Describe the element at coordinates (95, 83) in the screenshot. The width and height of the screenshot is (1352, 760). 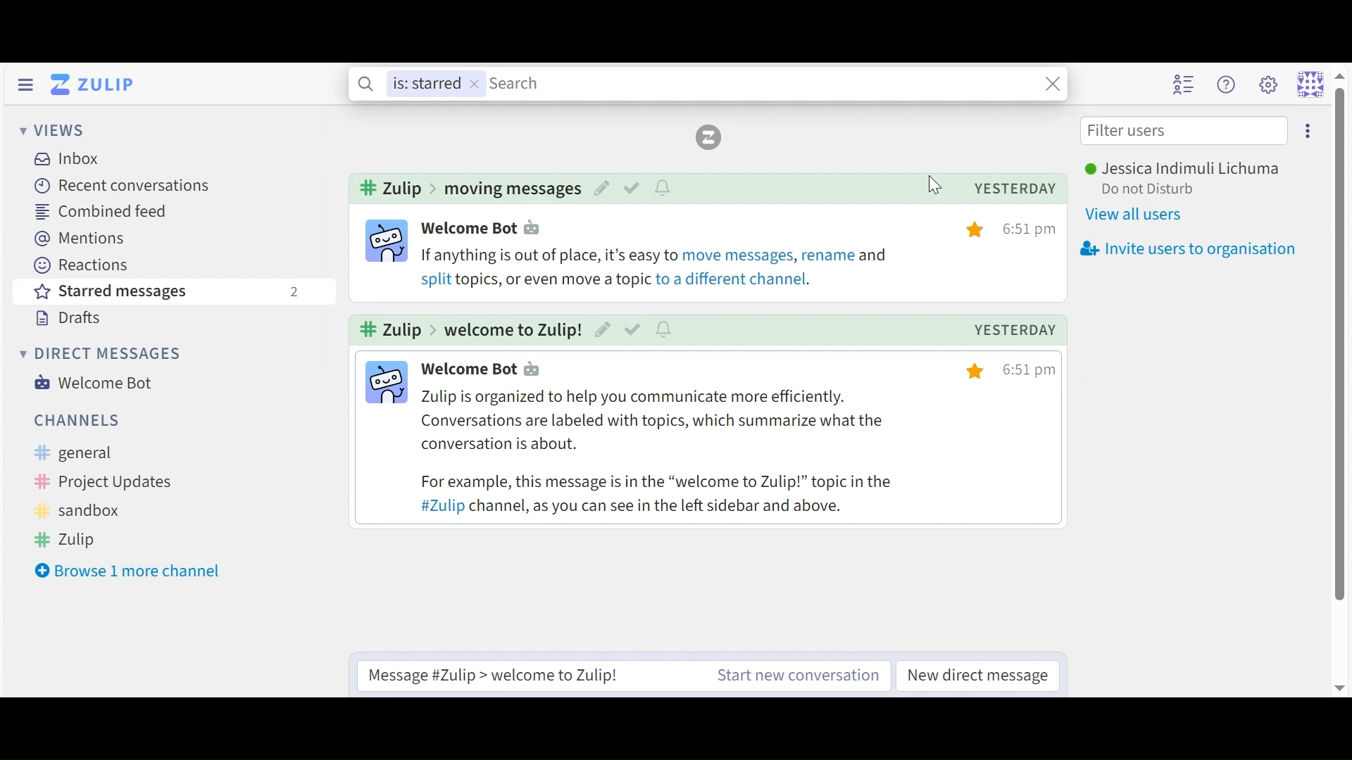
I see `Go to Home View (Inbox)` at that location.